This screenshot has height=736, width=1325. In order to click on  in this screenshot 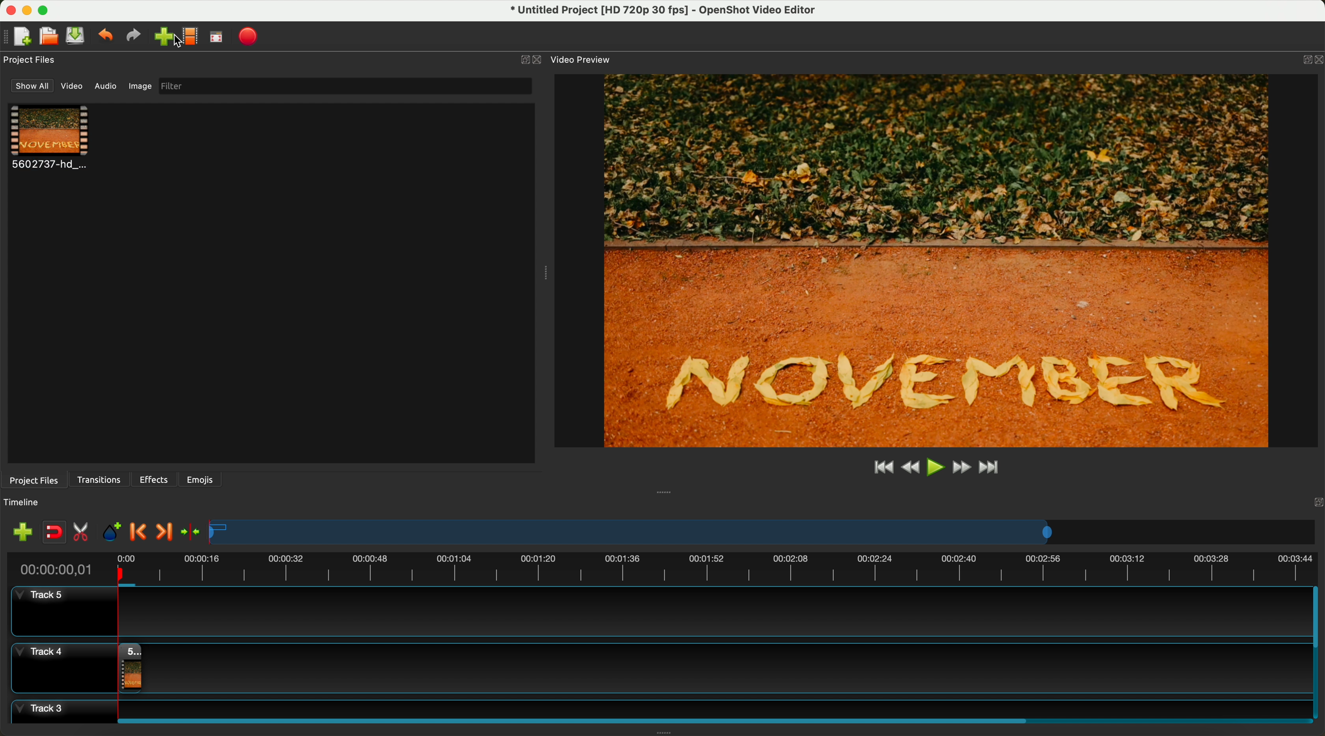, I will do `click(177, 42)`.